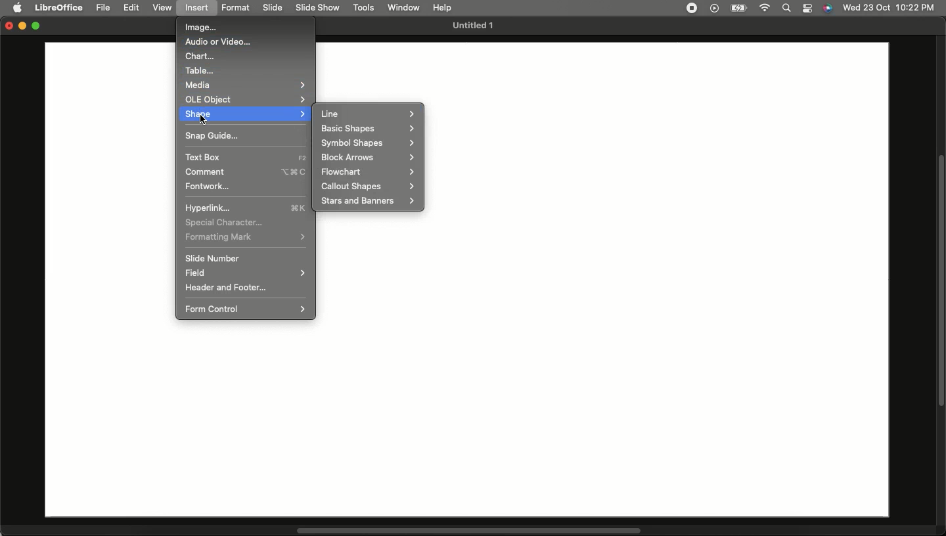  I want to click on Format, so click(238, 9).